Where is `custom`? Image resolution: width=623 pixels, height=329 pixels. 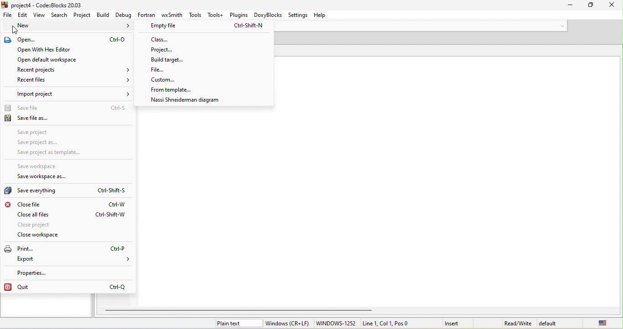 custom is located at coordinates (171, 80).